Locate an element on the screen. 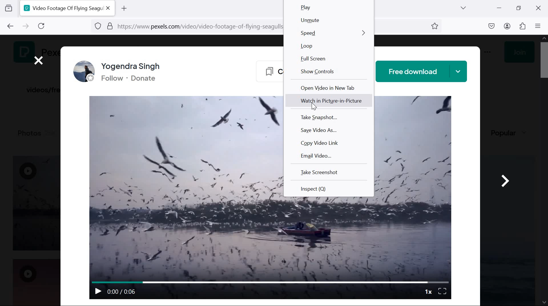 This screenshot has height=306, width=548. Follow is located at coordinates (111, 79).